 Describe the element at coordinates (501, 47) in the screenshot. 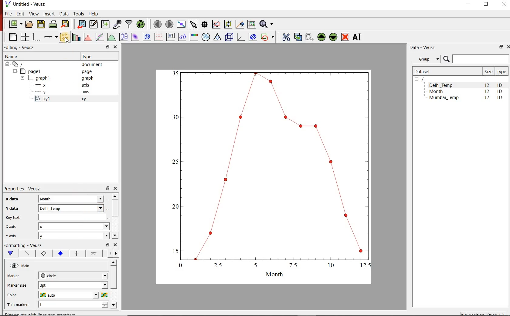

I see `RESTORE` at that location.